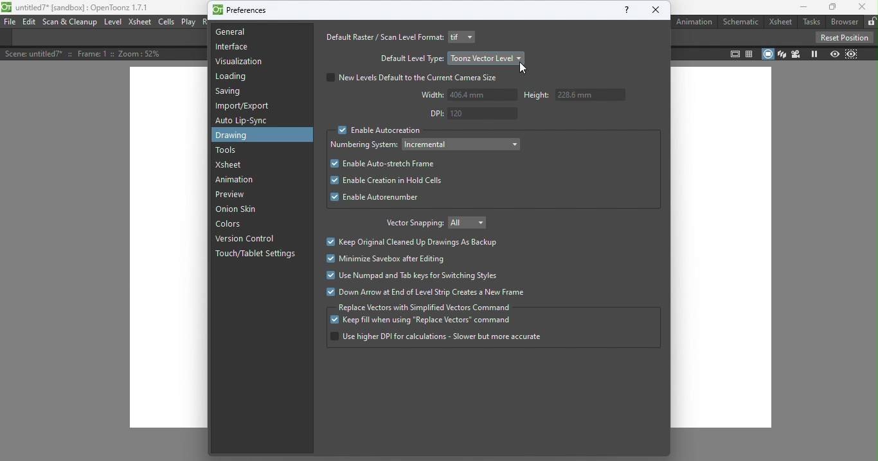 This screenshot has width=878, height=461. I want to click on Sub-camera preview, so click(851, 55).